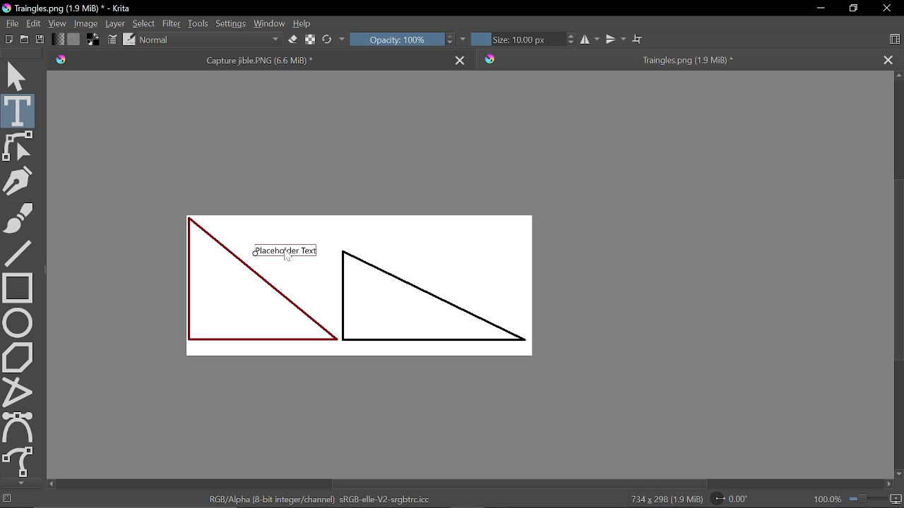  I want to click on Wrap around mode, so click(637, 39).